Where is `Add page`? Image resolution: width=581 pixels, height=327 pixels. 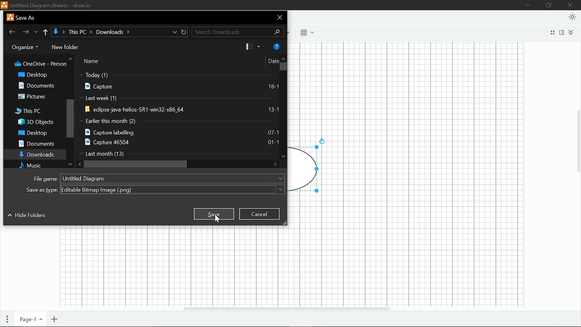
Add page is located at coordinates (55, 318).